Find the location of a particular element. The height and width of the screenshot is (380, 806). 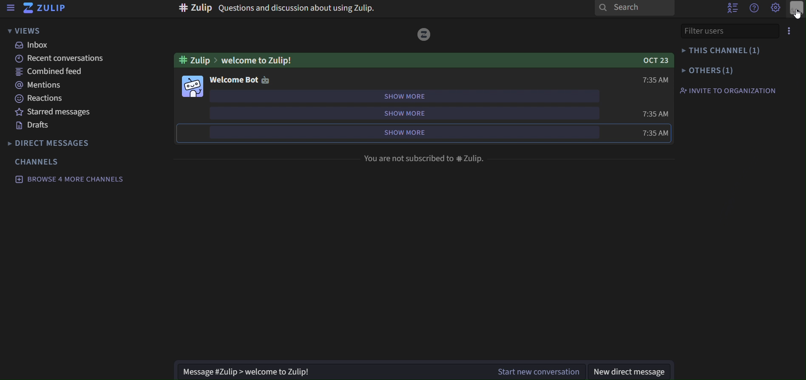

browse 4 more channels is located at coordinates (71, 179).